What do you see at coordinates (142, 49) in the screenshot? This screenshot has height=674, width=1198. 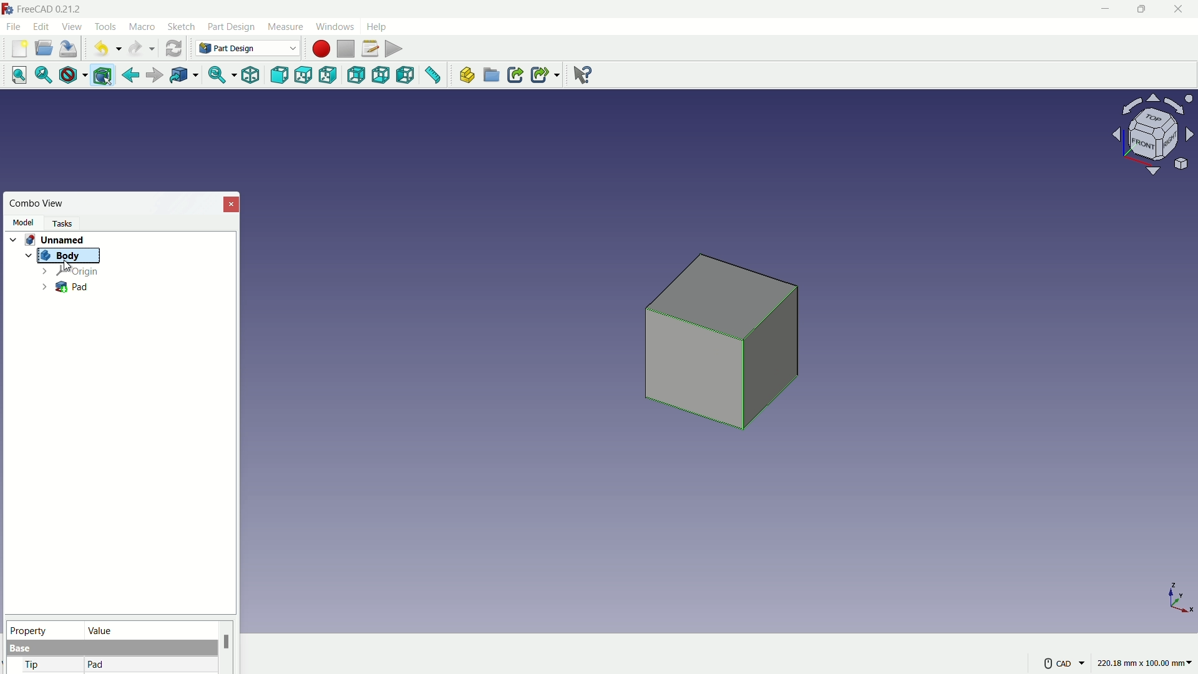 I see `redo` at bounding box center [142, 49].